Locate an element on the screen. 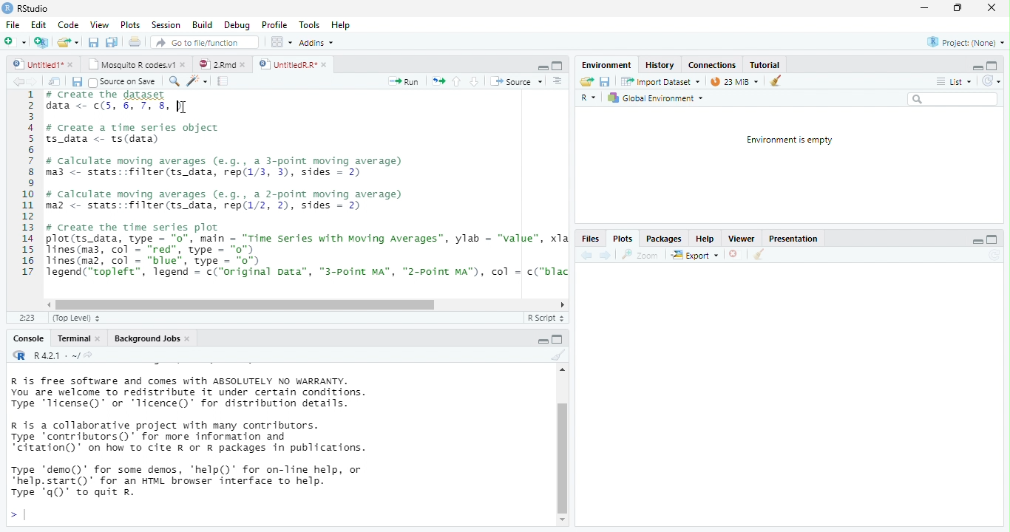 This screenshot has height=532, width=1010. zoom is located at coordinates (643, 255).